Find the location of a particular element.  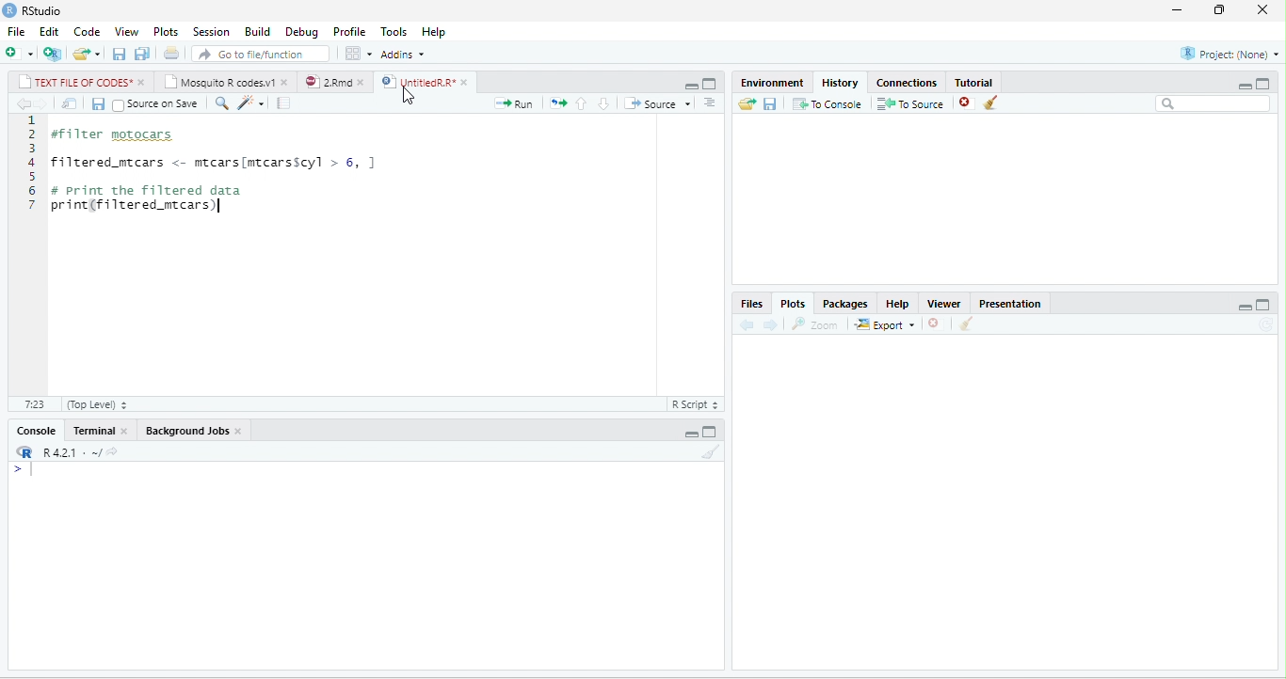

RStudio is located at coordinates (41, 10).